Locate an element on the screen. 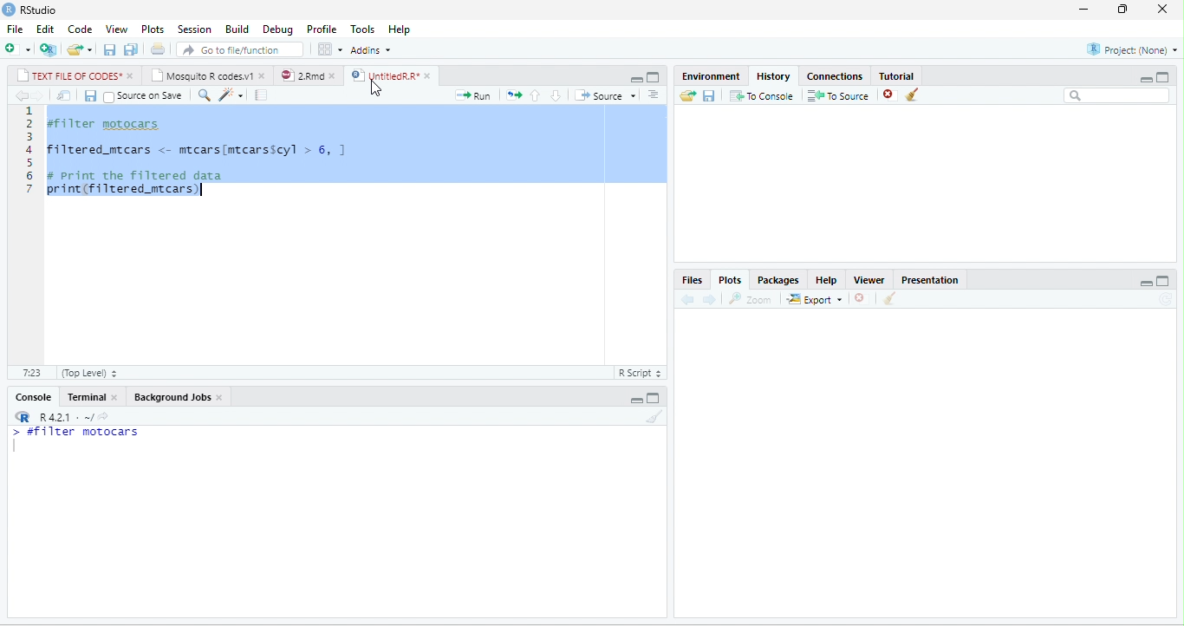 The image size is (1184, 626). minimize is located at coordinates (636, 400).